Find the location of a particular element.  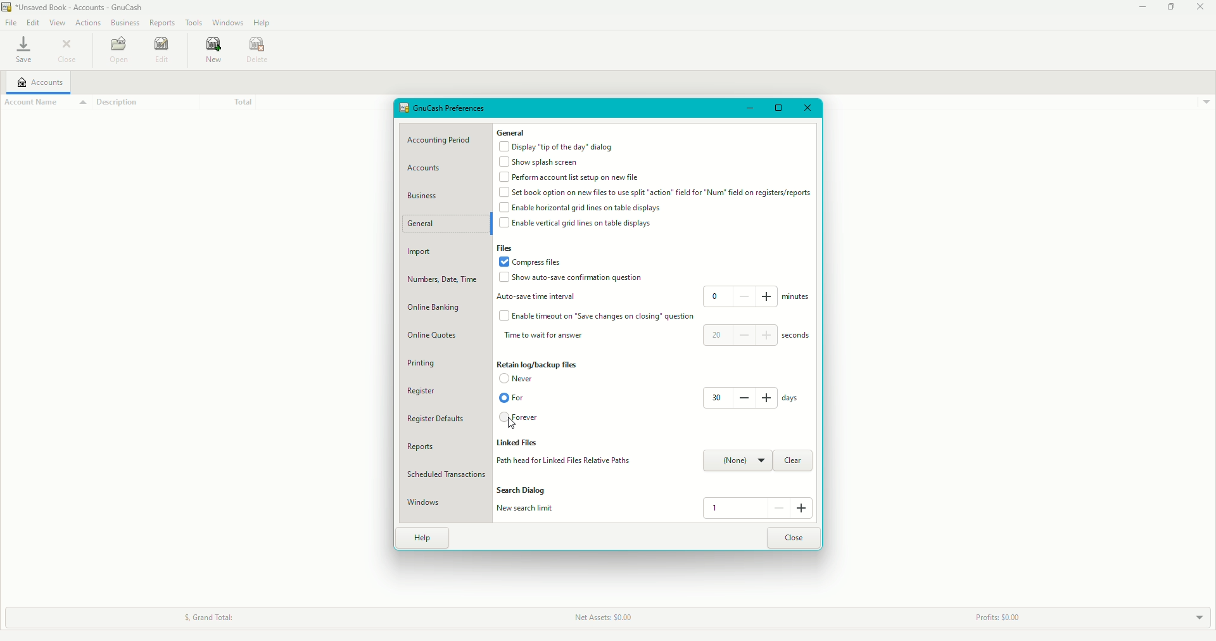

Path head is located at coordinates (562, 461).